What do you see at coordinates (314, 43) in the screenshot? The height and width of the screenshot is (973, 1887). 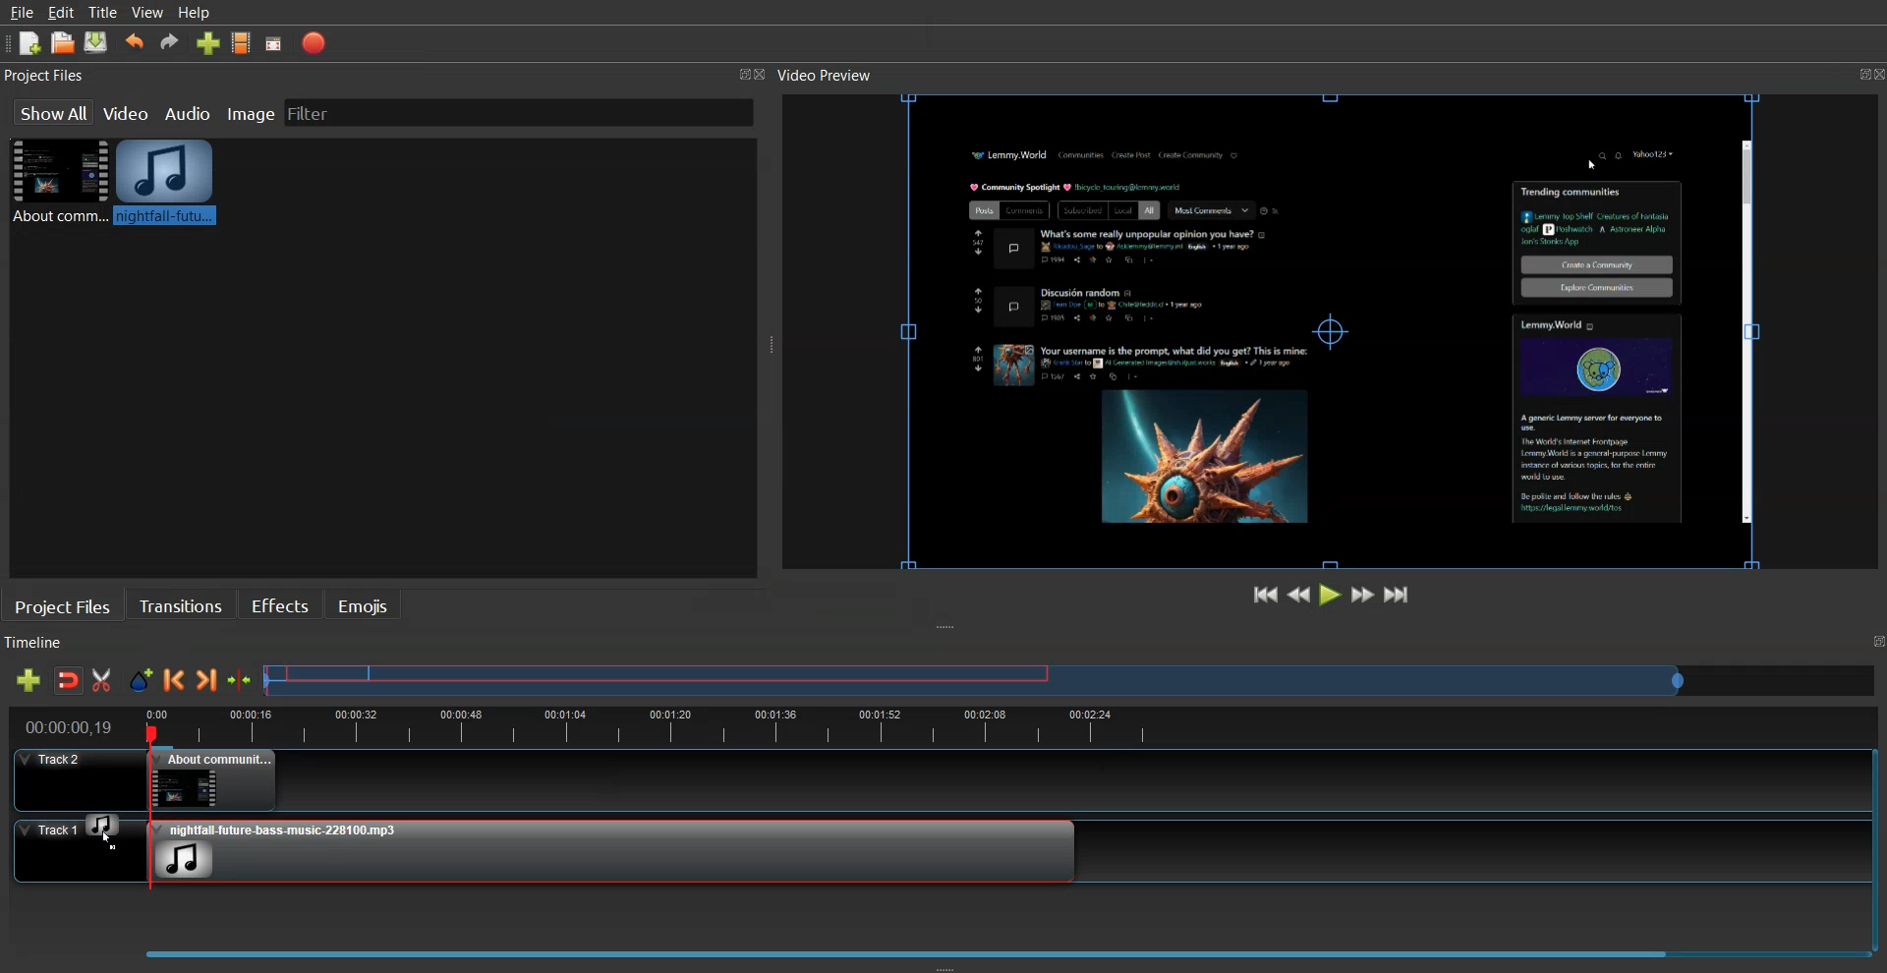 I see `Export Video` at bounding box center [314, 43].